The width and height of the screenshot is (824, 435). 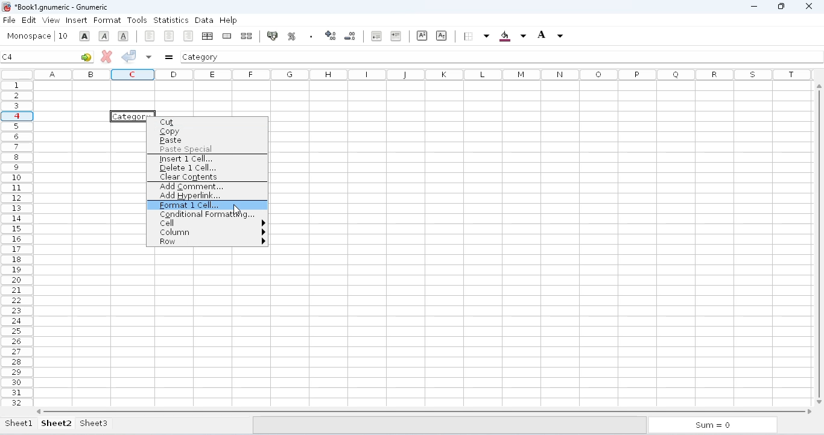 What do you see at coordinates (425, 412) in the screenshot?
I see `horizontal scroll bar` at bounding box center [425, 412].